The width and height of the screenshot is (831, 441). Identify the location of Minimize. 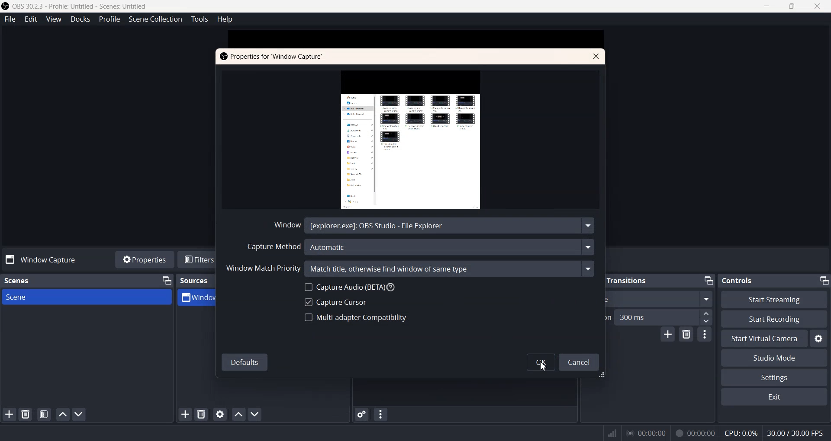
(824, 281).